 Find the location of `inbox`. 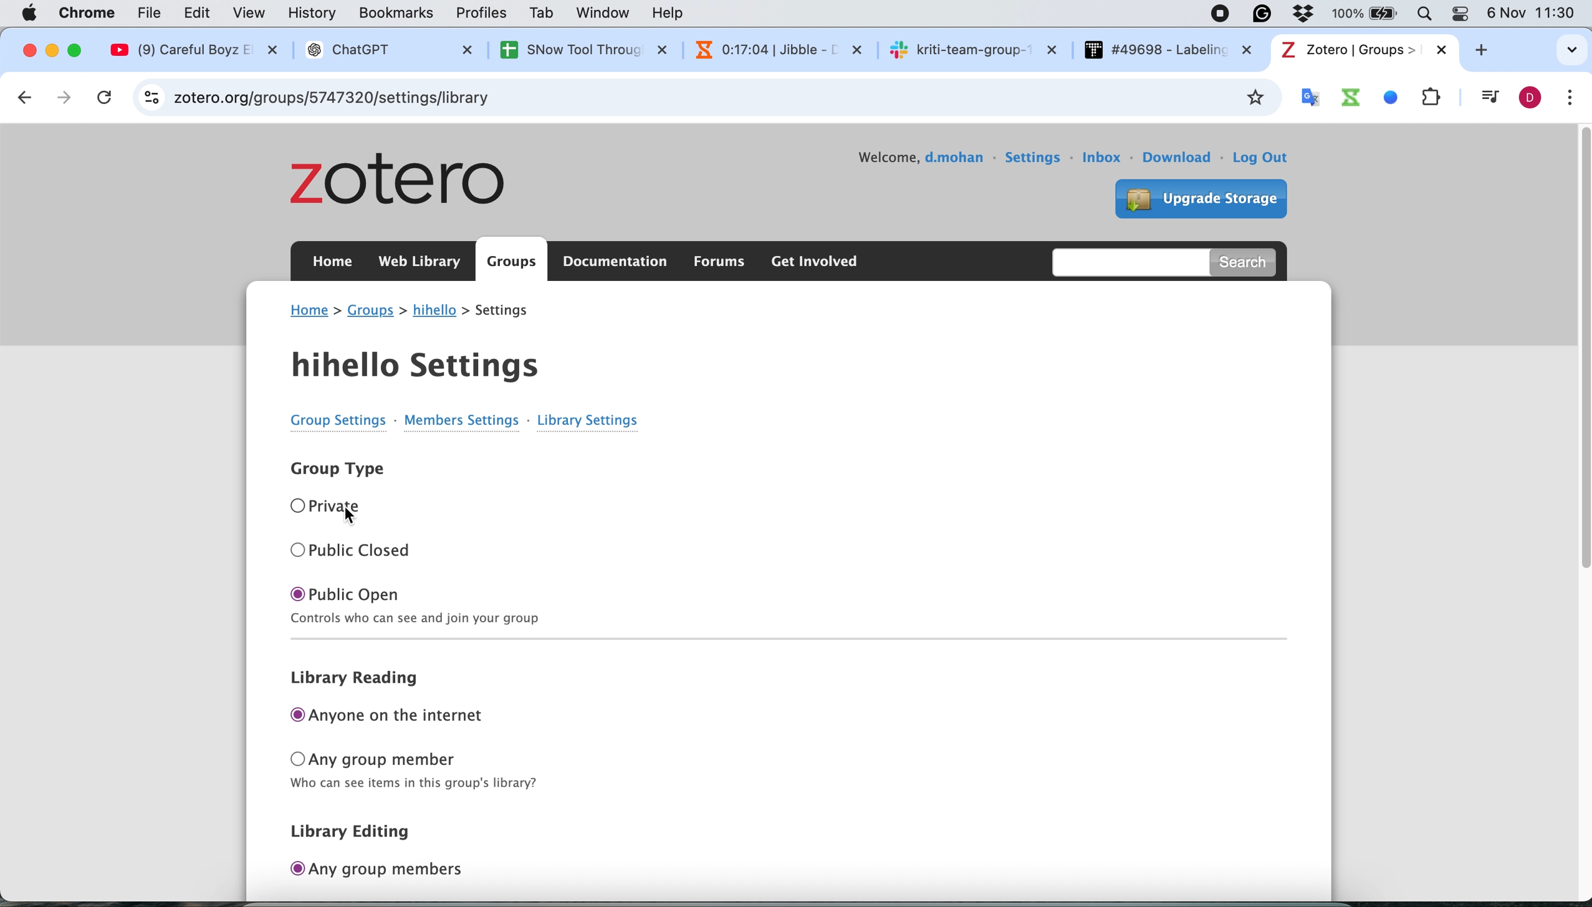

inbox is located at coordinates (1104, 158).